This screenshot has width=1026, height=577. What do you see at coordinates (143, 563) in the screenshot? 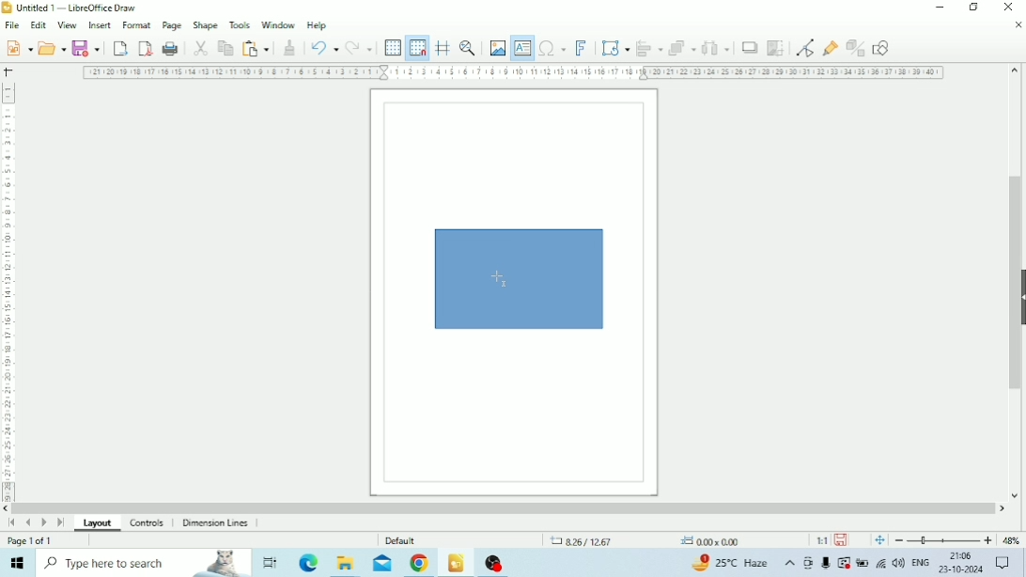
I see `Type here to search` at bounding box center [143, 563].